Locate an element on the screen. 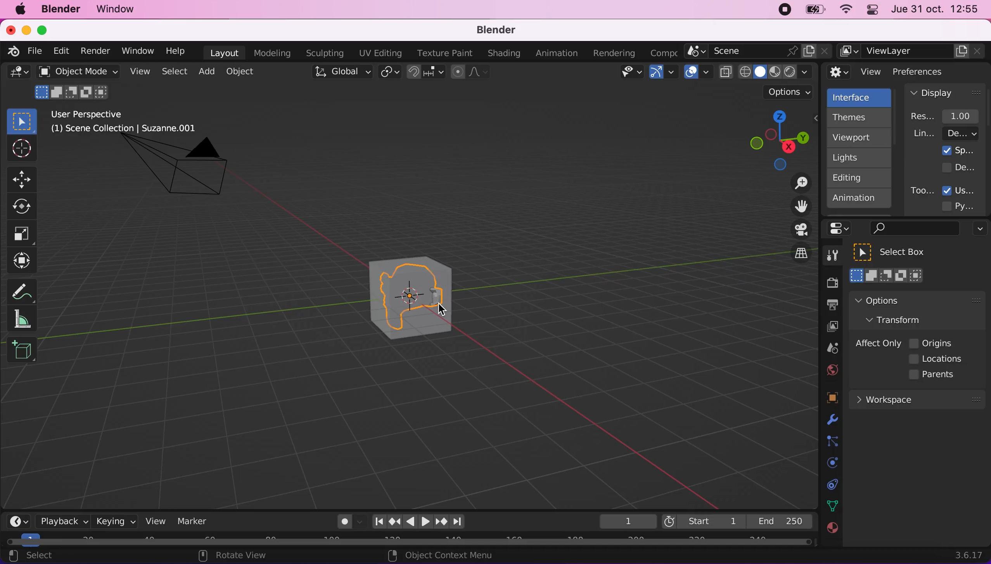 This screenshot has height=564, width=991. blender is located at coordinates (60, 9).